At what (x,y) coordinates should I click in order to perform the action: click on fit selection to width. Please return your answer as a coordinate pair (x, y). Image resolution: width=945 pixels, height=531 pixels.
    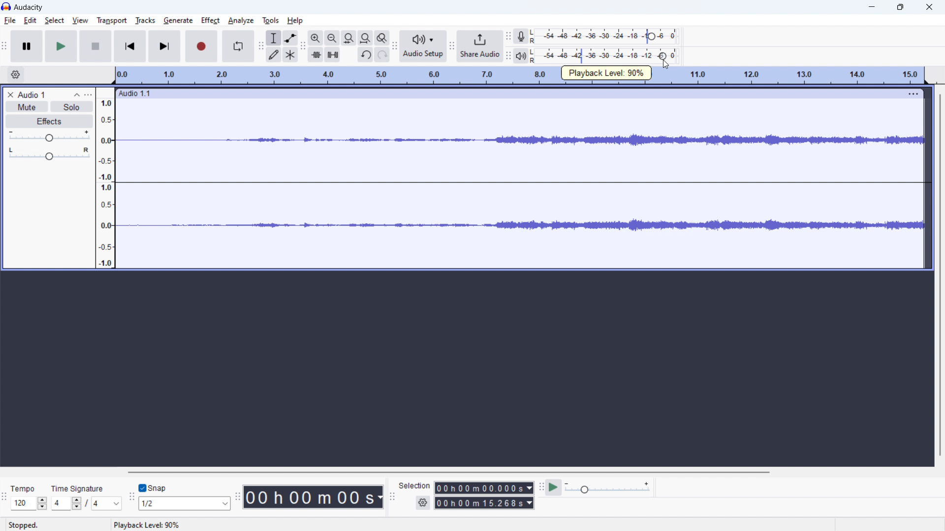
    Looking at the image, I should click on (348, 37).